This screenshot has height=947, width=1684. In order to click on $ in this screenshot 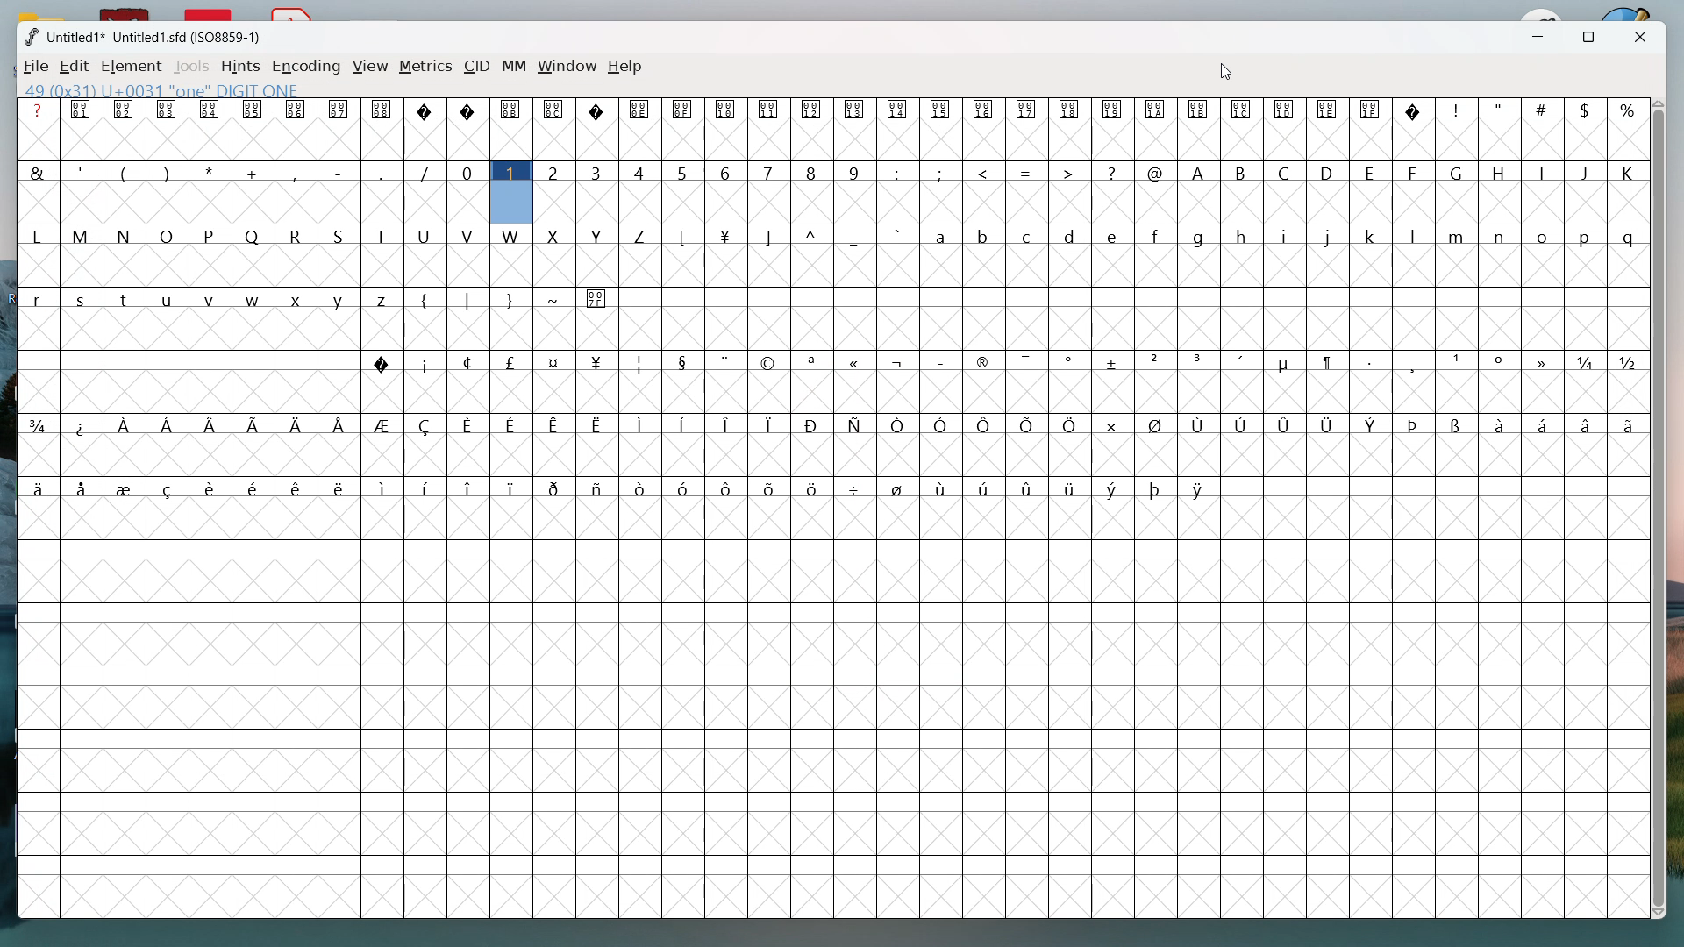, I will do `click(1583, 108)`.